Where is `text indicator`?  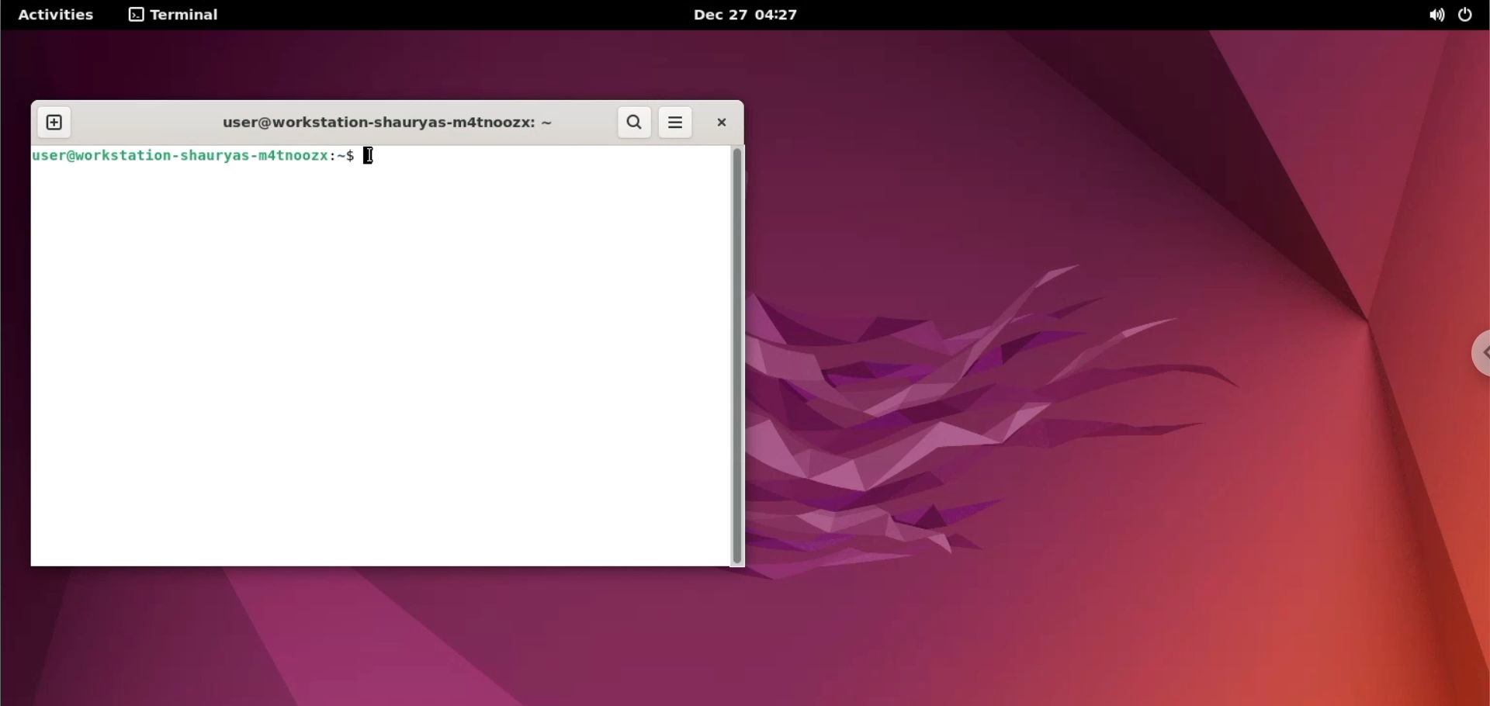 text indicator is located at coordinates (374, 157).